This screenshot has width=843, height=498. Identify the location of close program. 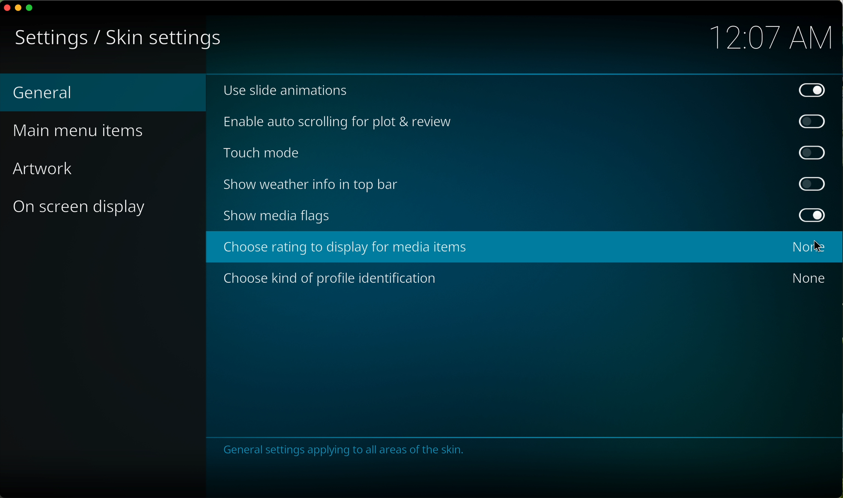
(6, 9).